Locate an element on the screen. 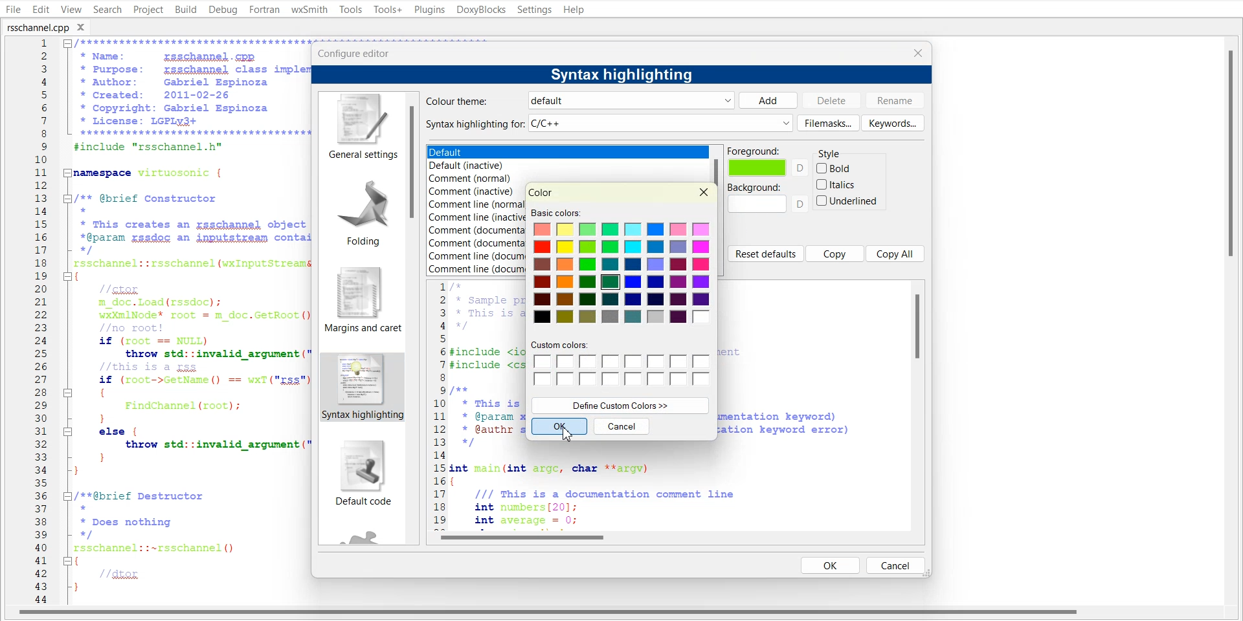 This screenshot has height=621, width=1243. Copy all is located at coordinates (896, 253).